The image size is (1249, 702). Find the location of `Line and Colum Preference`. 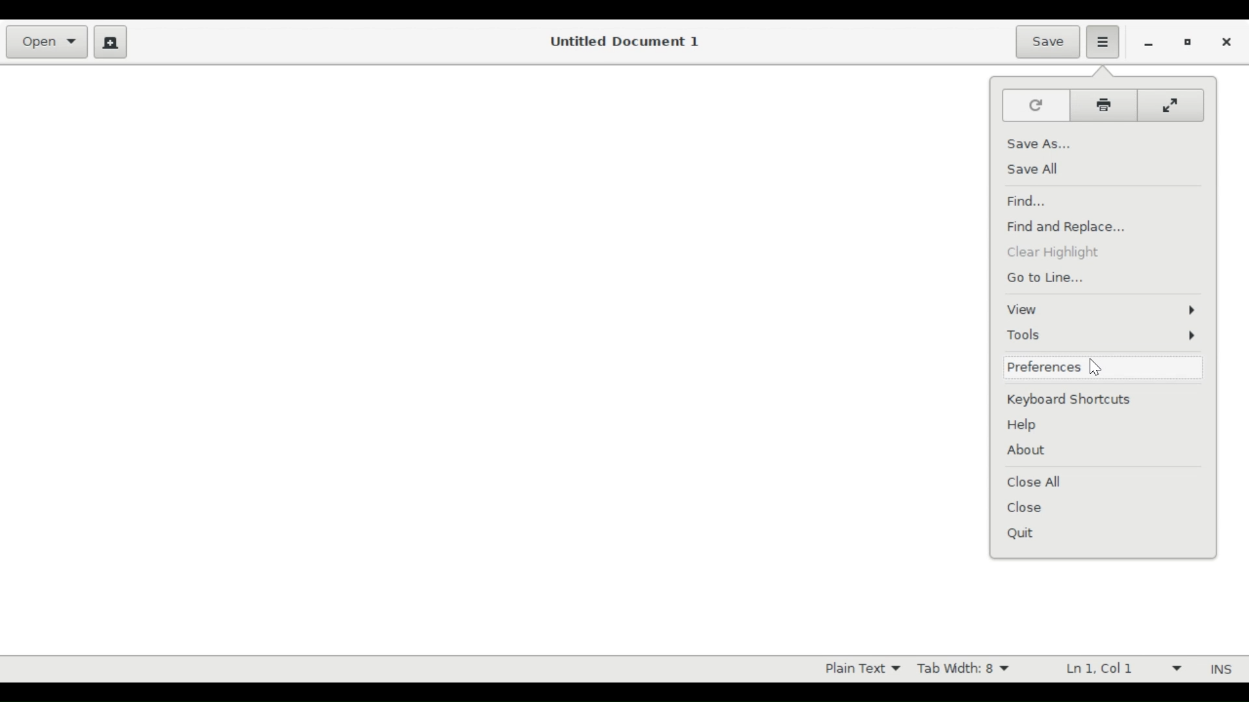

Line and Colum Preference is located at coordinates (1121, 669).